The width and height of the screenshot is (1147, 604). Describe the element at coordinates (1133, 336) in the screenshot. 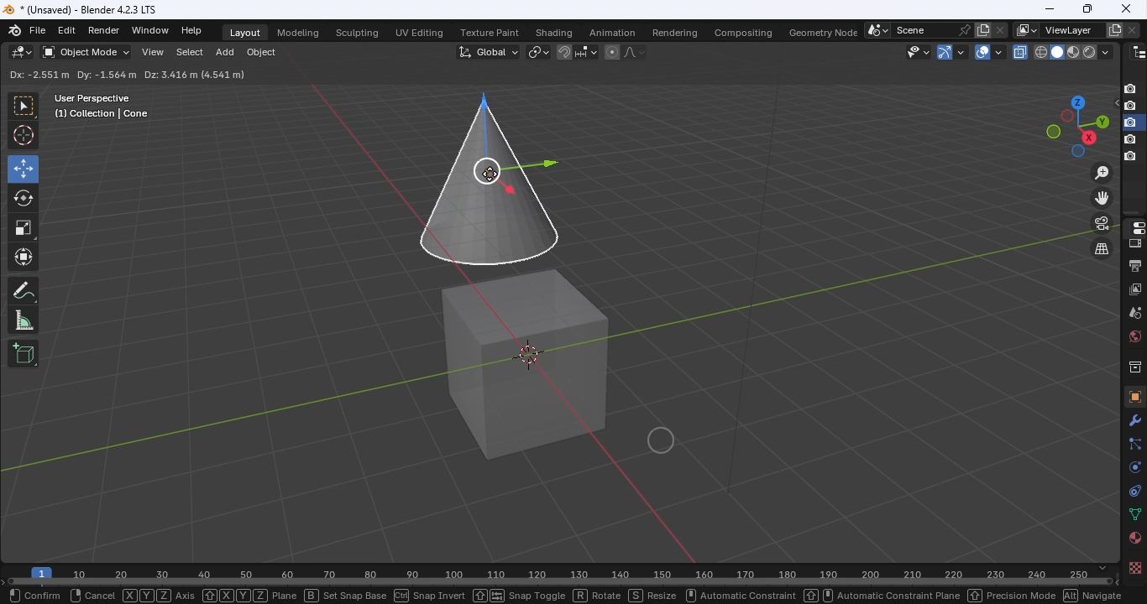

I see `World` at that location.